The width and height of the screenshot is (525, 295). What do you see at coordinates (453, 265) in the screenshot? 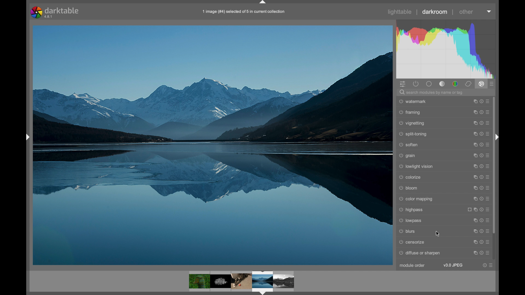
I see `v3.0jpeg` at bounding box center [453, 265].